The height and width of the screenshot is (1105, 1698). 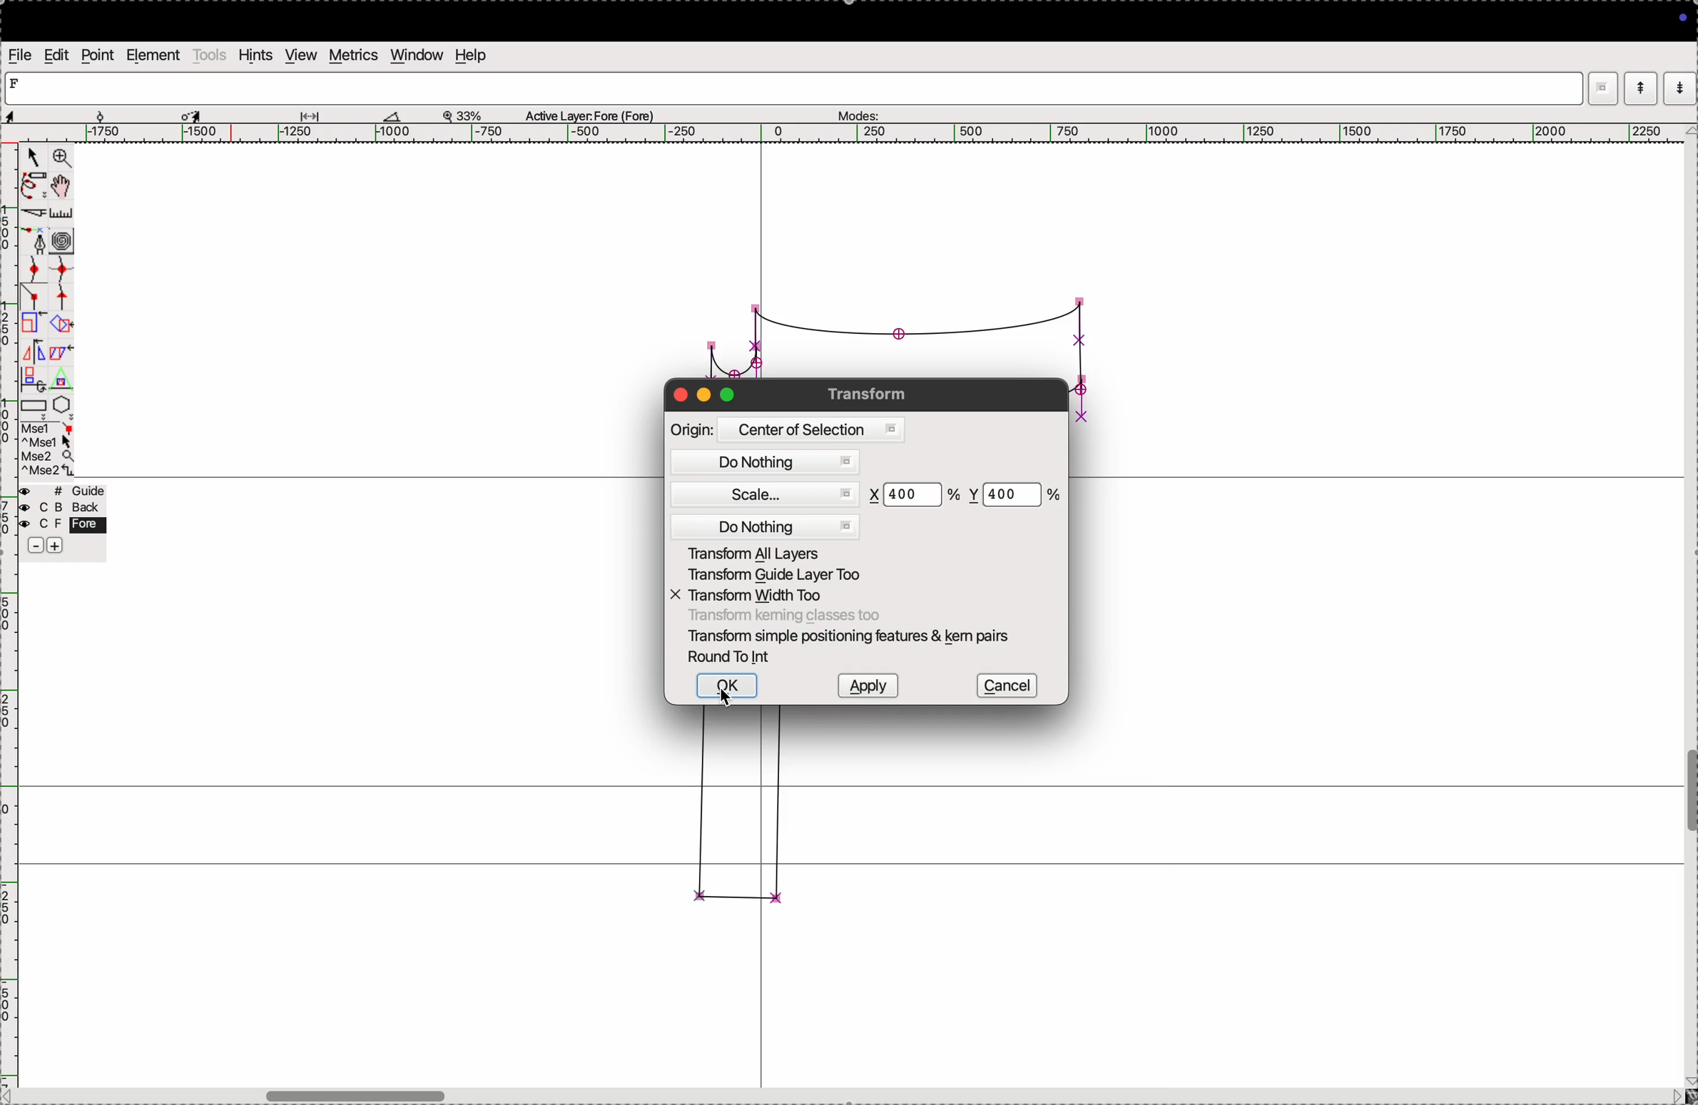 What do you see at coordinates (768, 526) in the screenshot?
I see `do nothing` at bounding box center [768, 526].